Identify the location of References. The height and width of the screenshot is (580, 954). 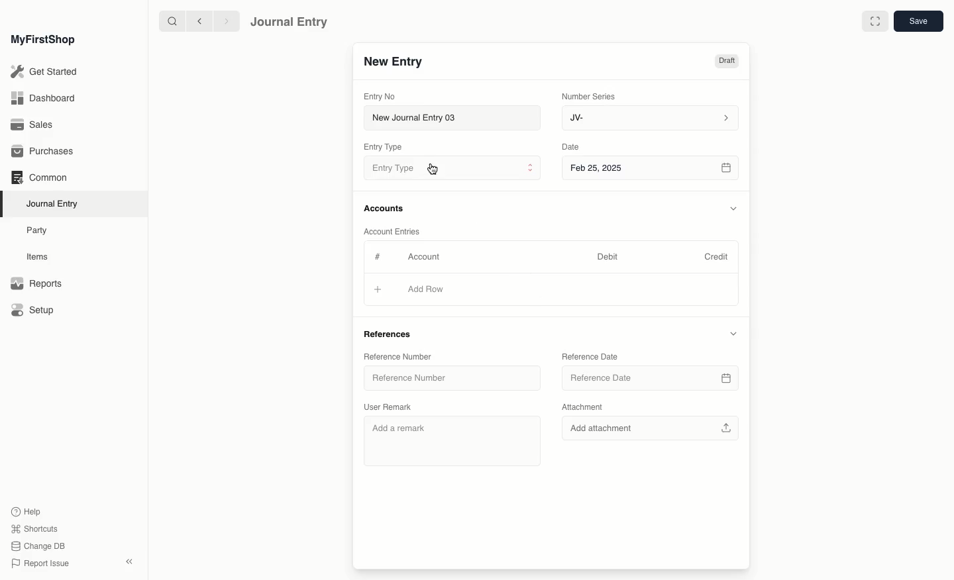
(390, 333).